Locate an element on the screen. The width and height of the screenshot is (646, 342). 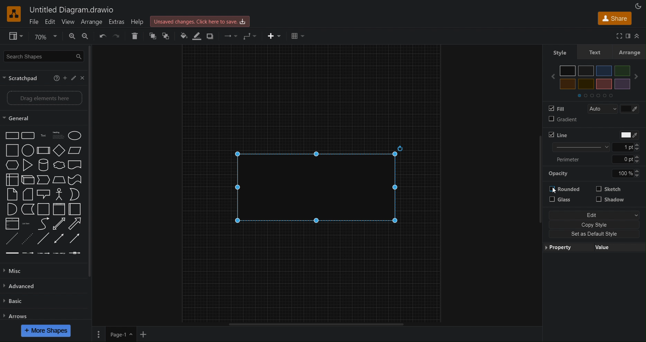
question is located at coordinates (56, 78).